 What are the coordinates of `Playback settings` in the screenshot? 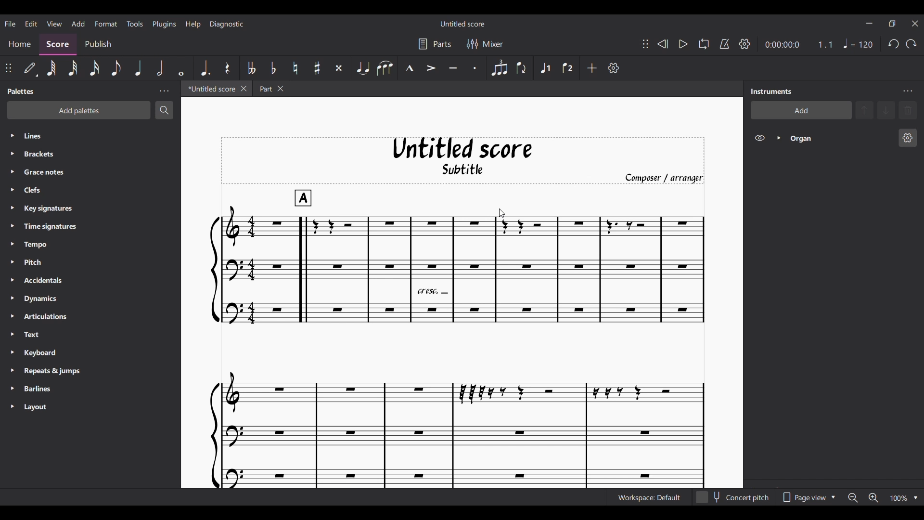 It's located at (744, 44).